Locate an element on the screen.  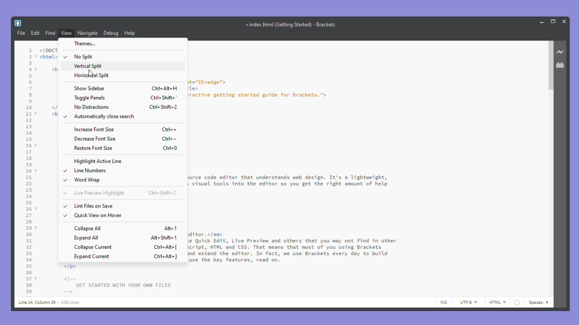
Expand all is located at coordinates (126, 237).